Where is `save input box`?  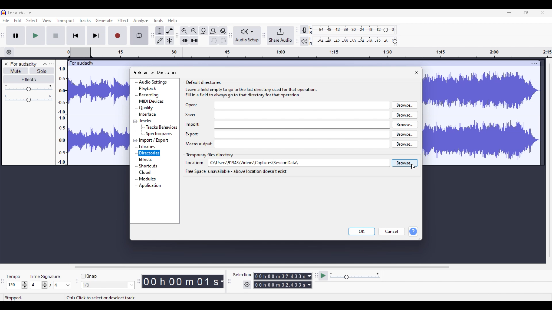 save input box is located at coordinates (303, 115).